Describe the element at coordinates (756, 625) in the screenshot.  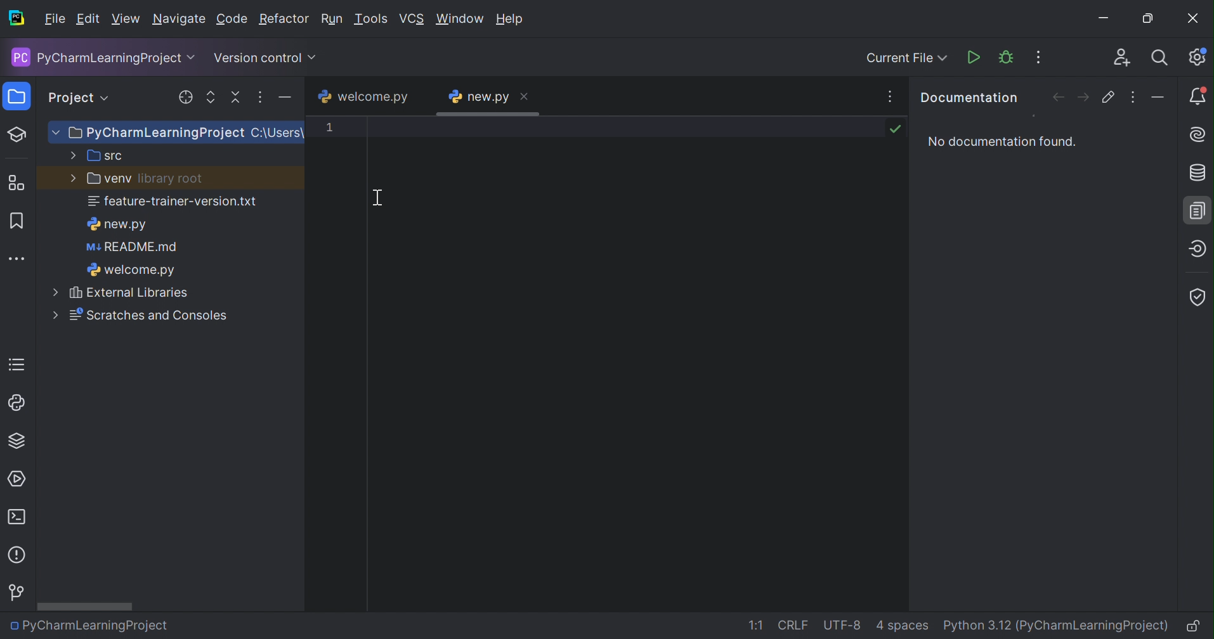
I see `1:1` at that location.